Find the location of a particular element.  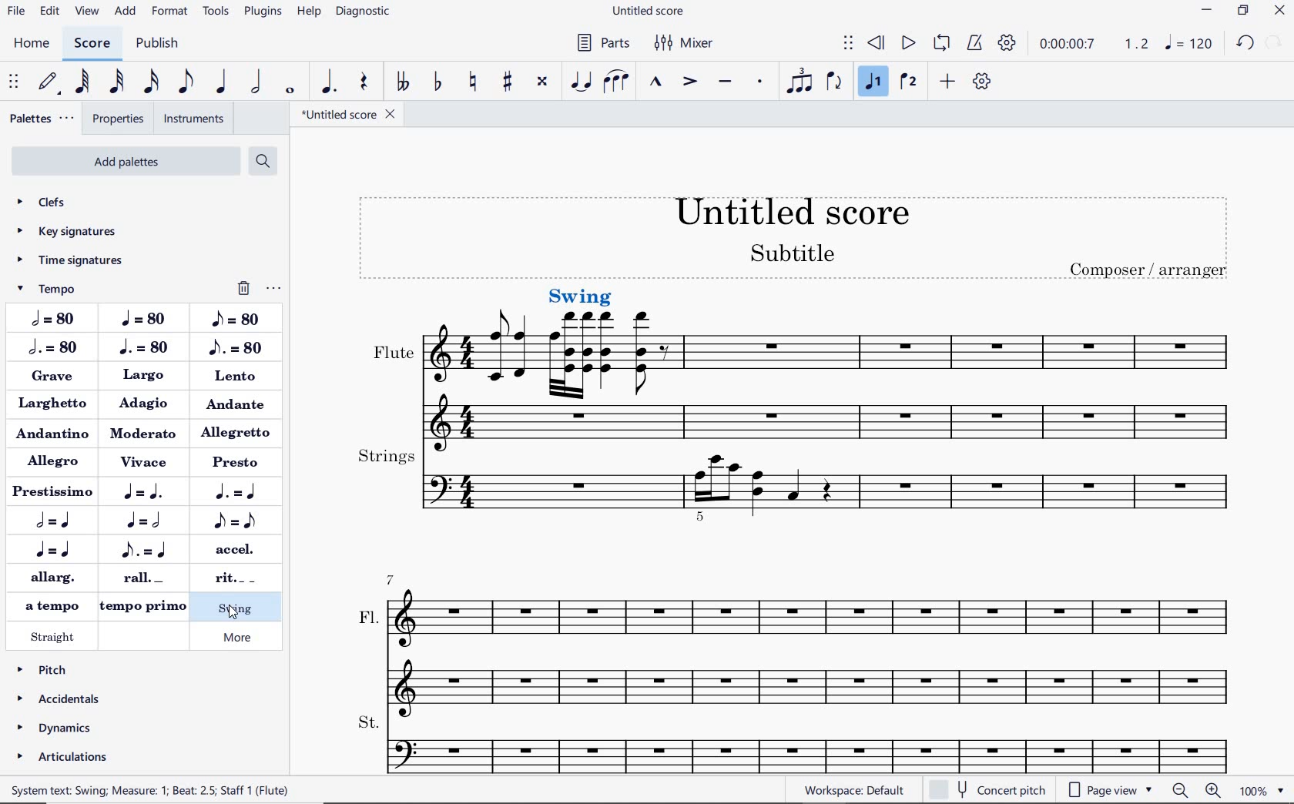

64TH NOTE is located at coordinates (83, 81).